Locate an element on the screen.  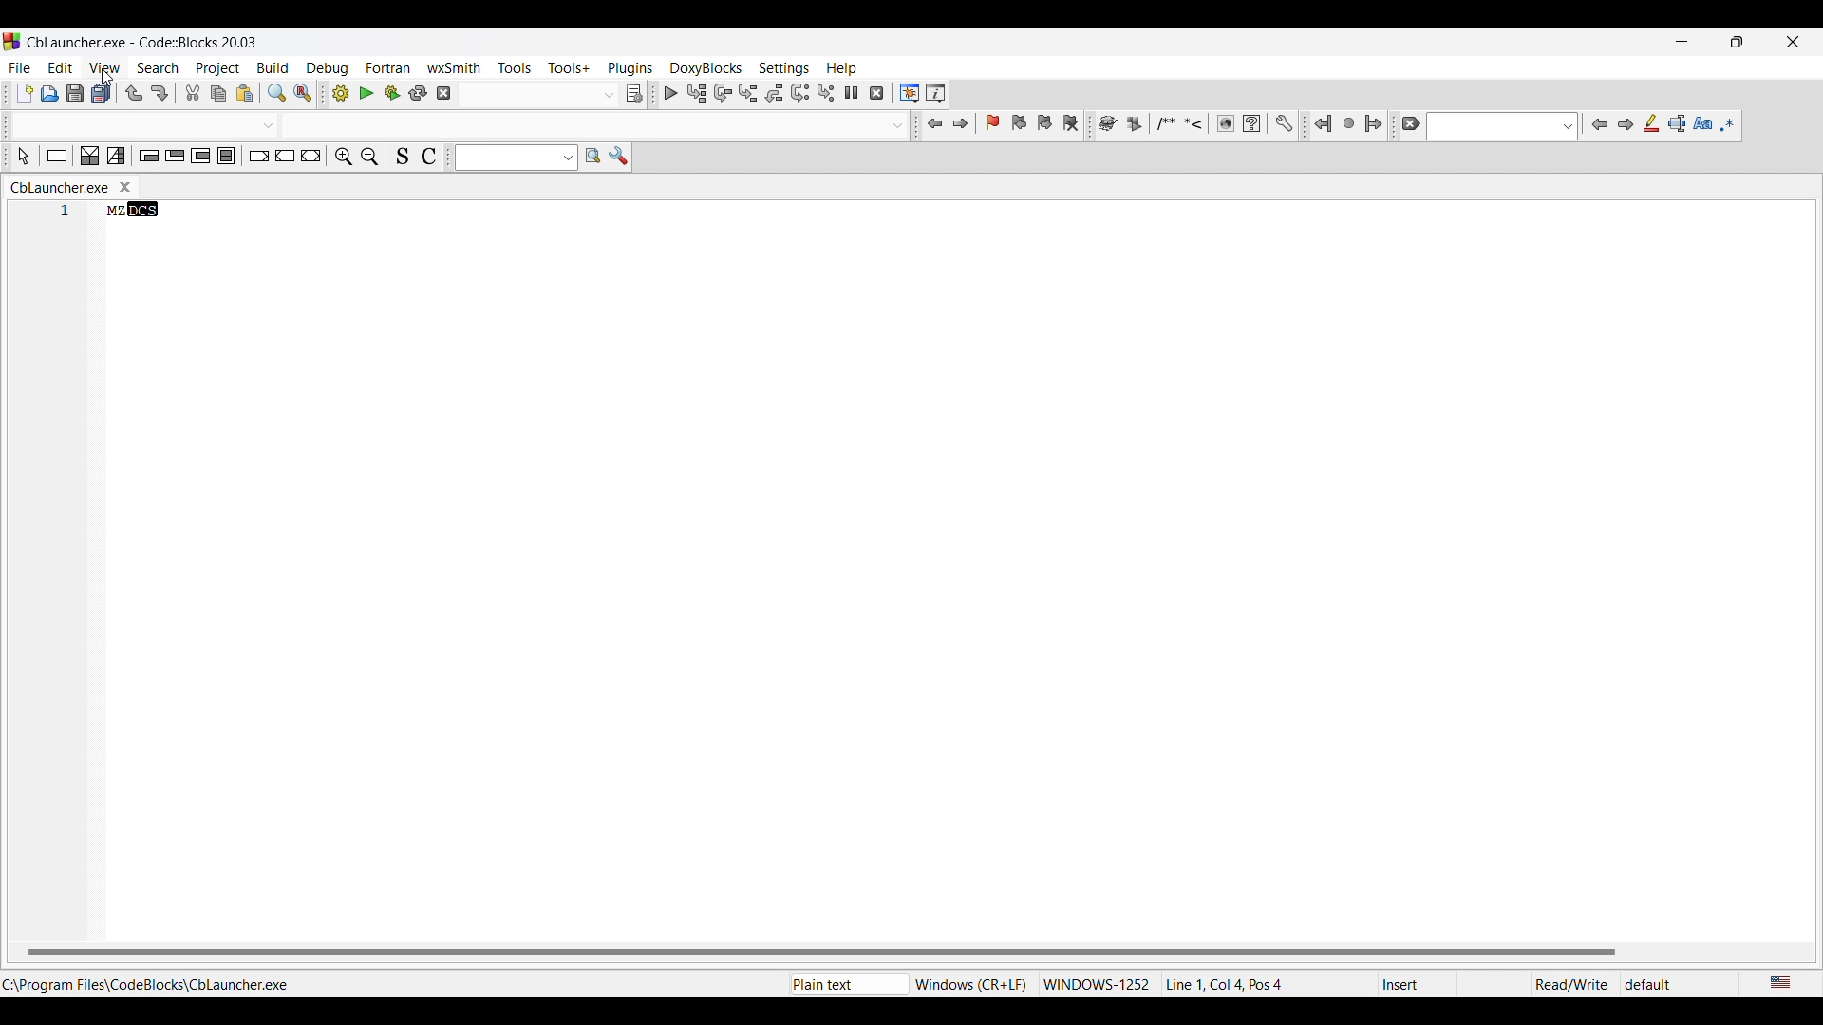
Text box with options is located at coordinates (463, 126).